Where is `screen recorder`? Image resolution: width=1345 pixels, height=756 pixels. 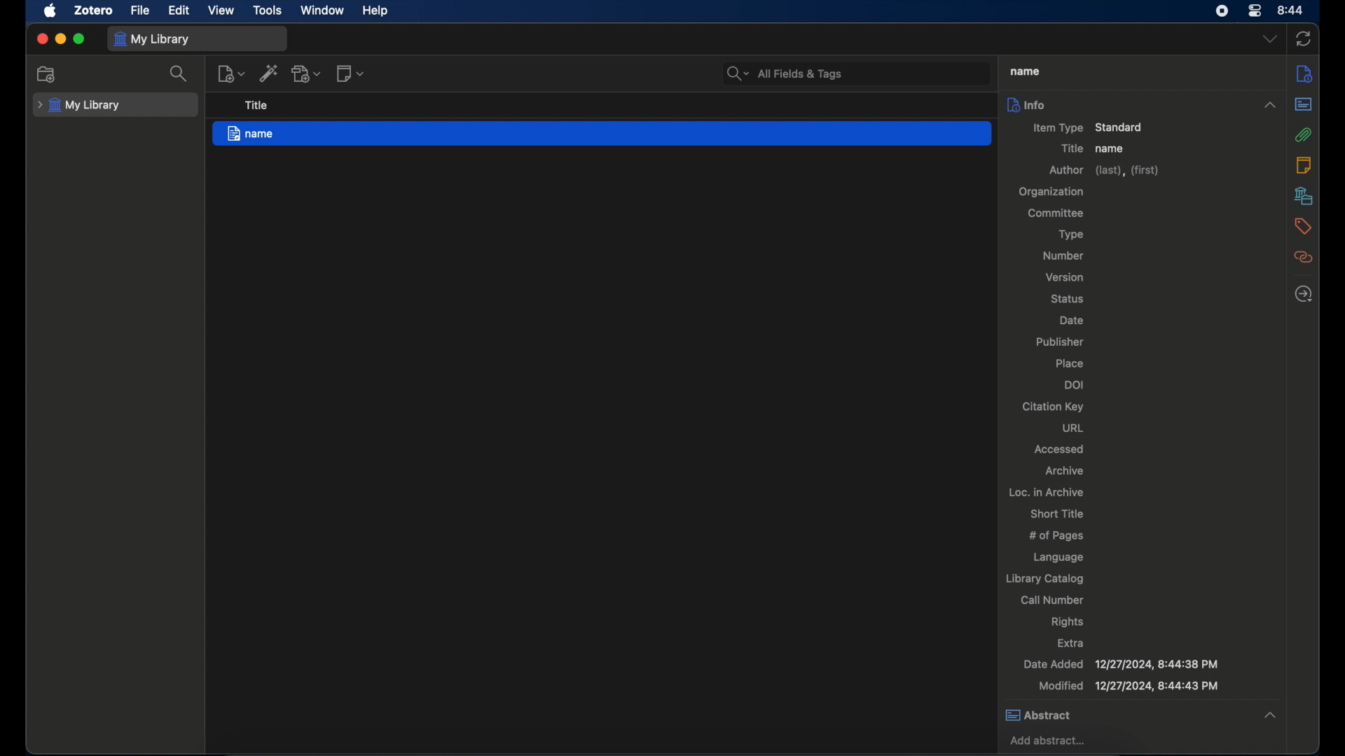 screen recorder is located at coordinates (1222, 11).